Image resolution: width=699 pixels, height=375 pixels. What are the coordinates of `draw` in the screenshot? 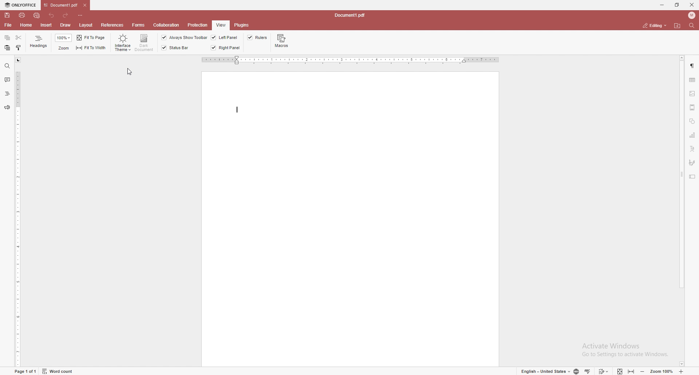 It's located at (66, 25).